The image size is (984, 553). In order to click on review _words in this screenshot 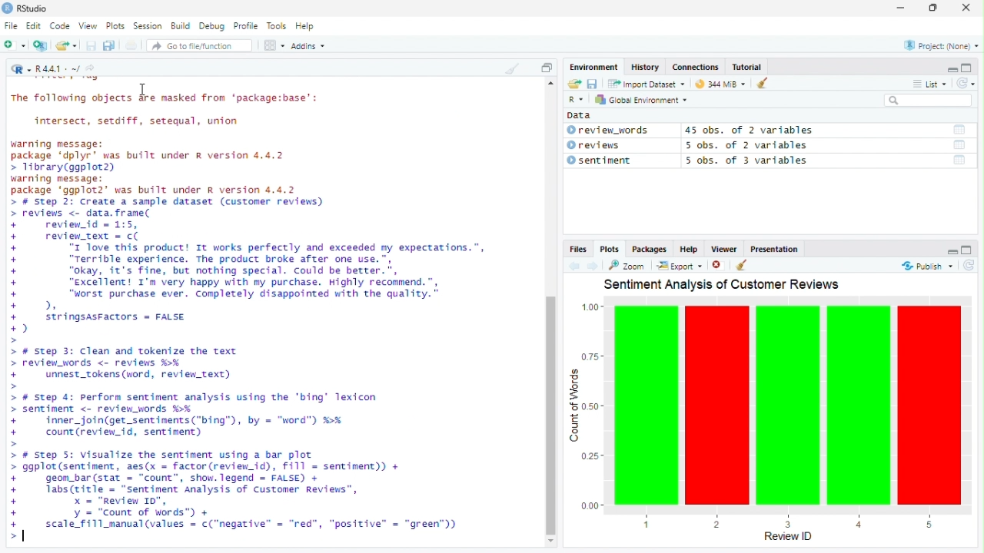, I will do `click(608, 131)`.